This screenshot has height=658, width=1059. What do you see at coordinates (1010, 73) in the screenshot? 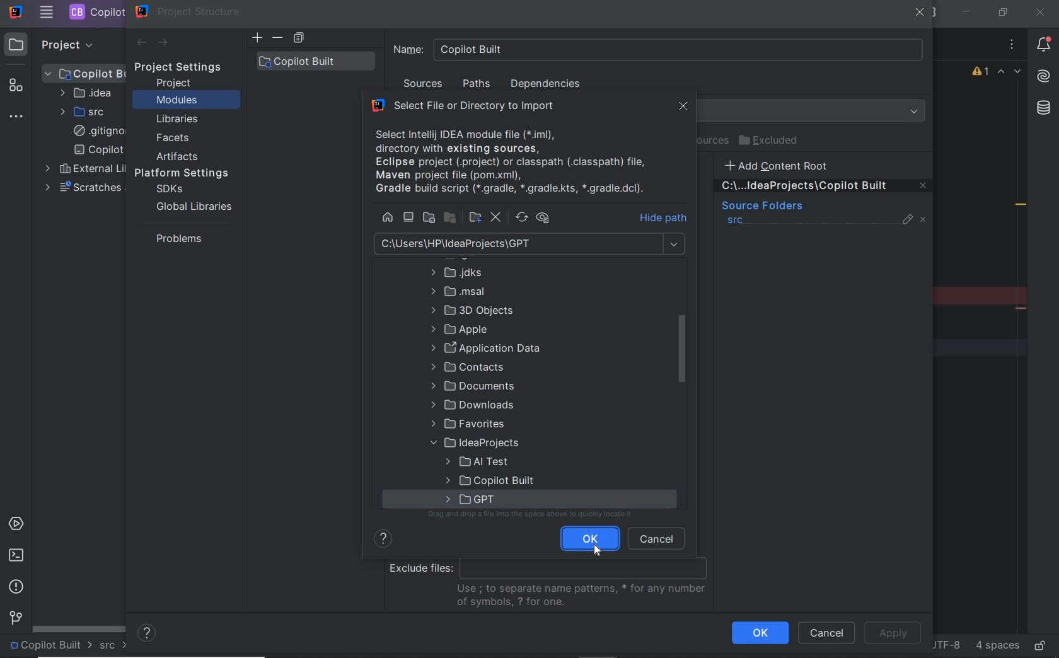
I see `highlighted errors` at bounding box center [1010, 73].